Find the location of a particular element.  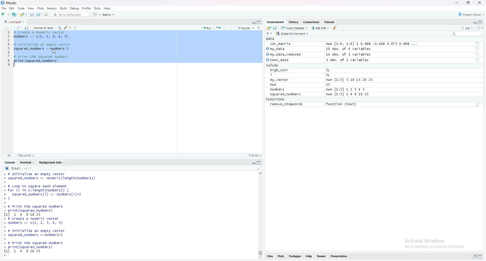

verical scrollbar is located at coordinates (260, 253).